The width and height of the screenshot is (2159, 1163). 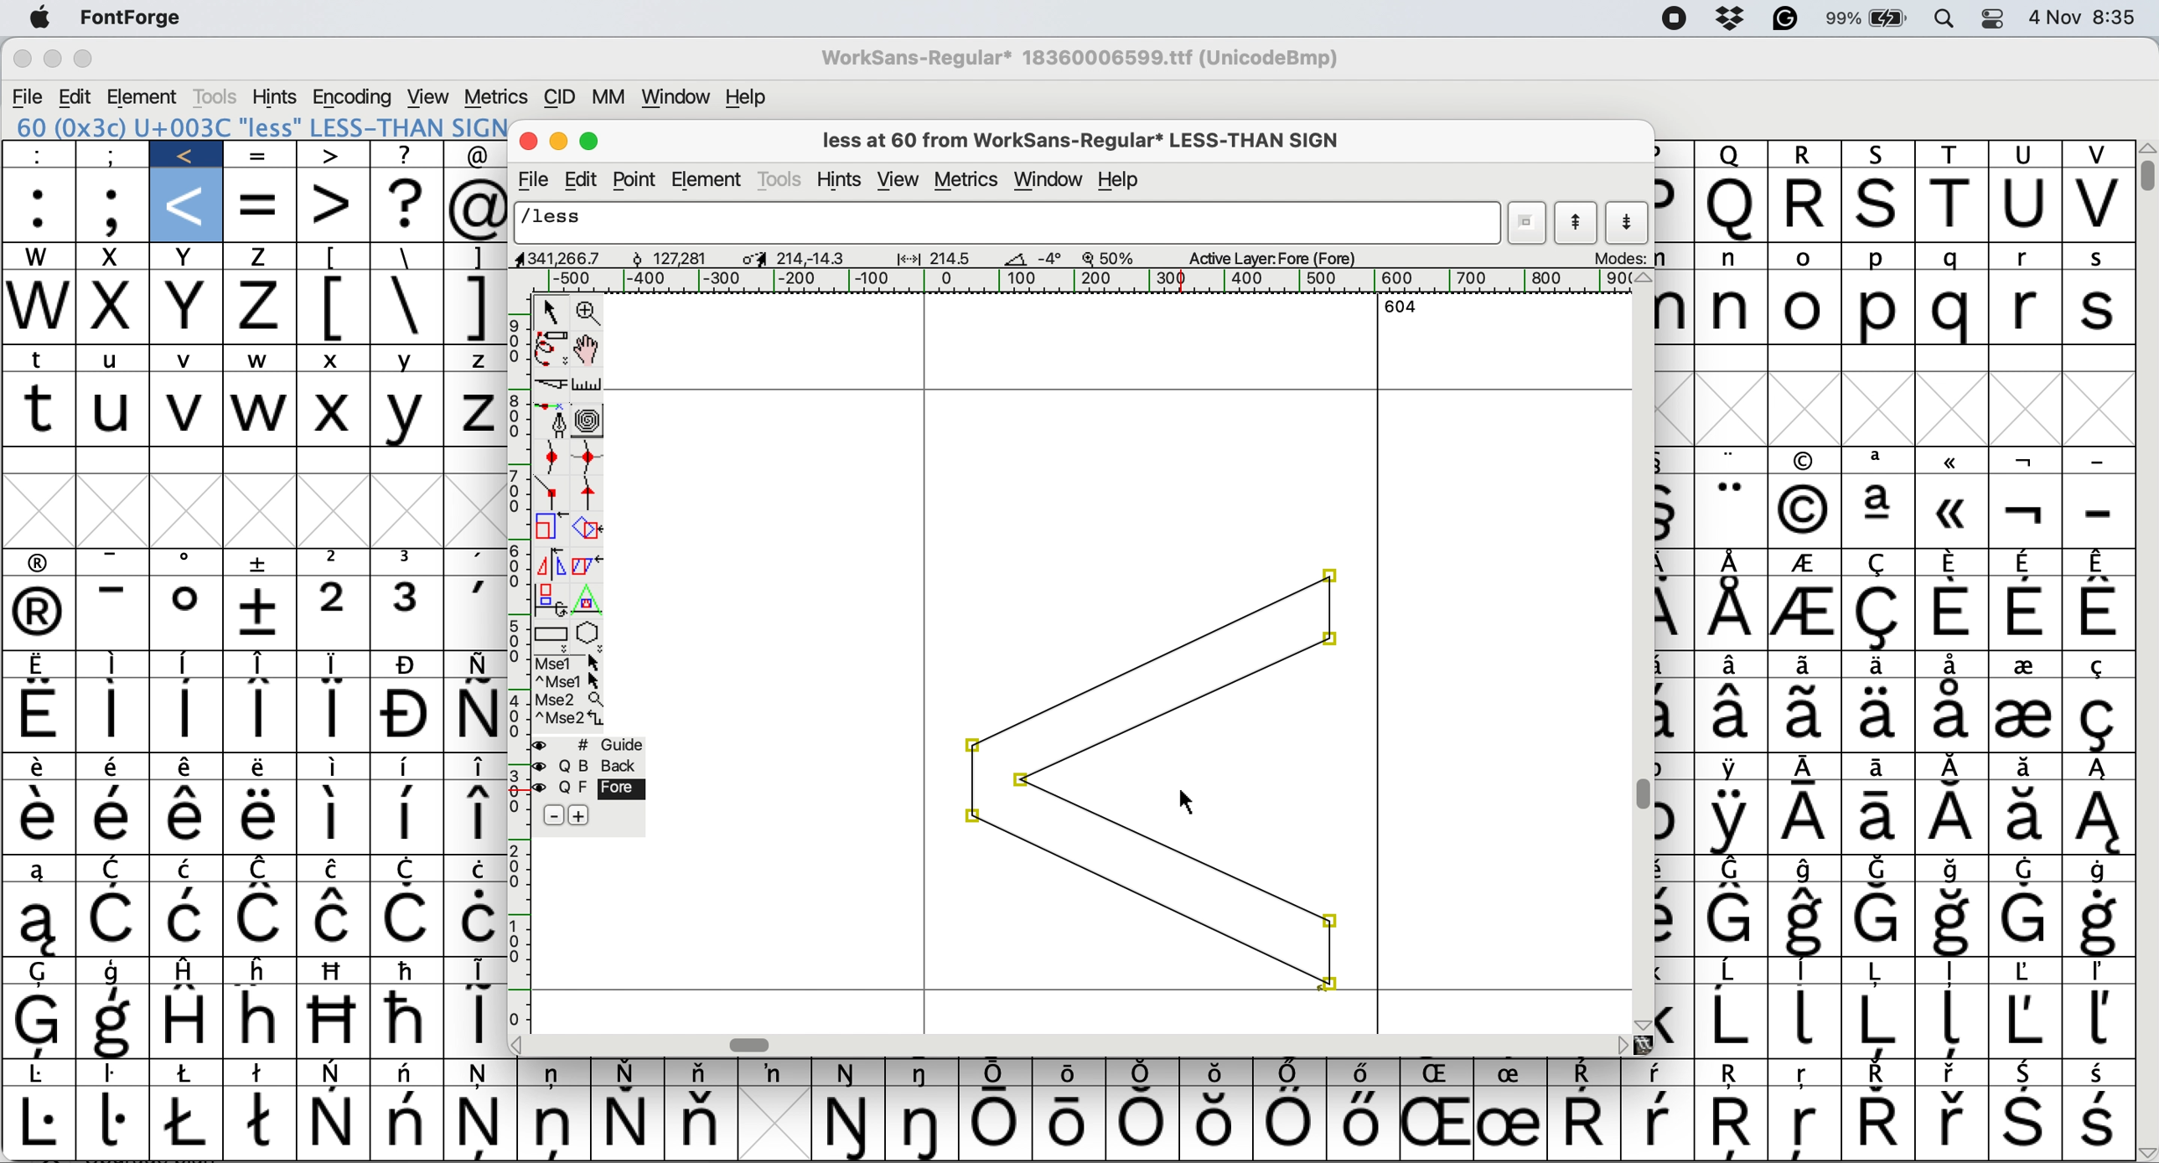 What do you see at coordinates (333, 664) in the screenshot?
I see `Symbol` at bounding box center [333, 664].